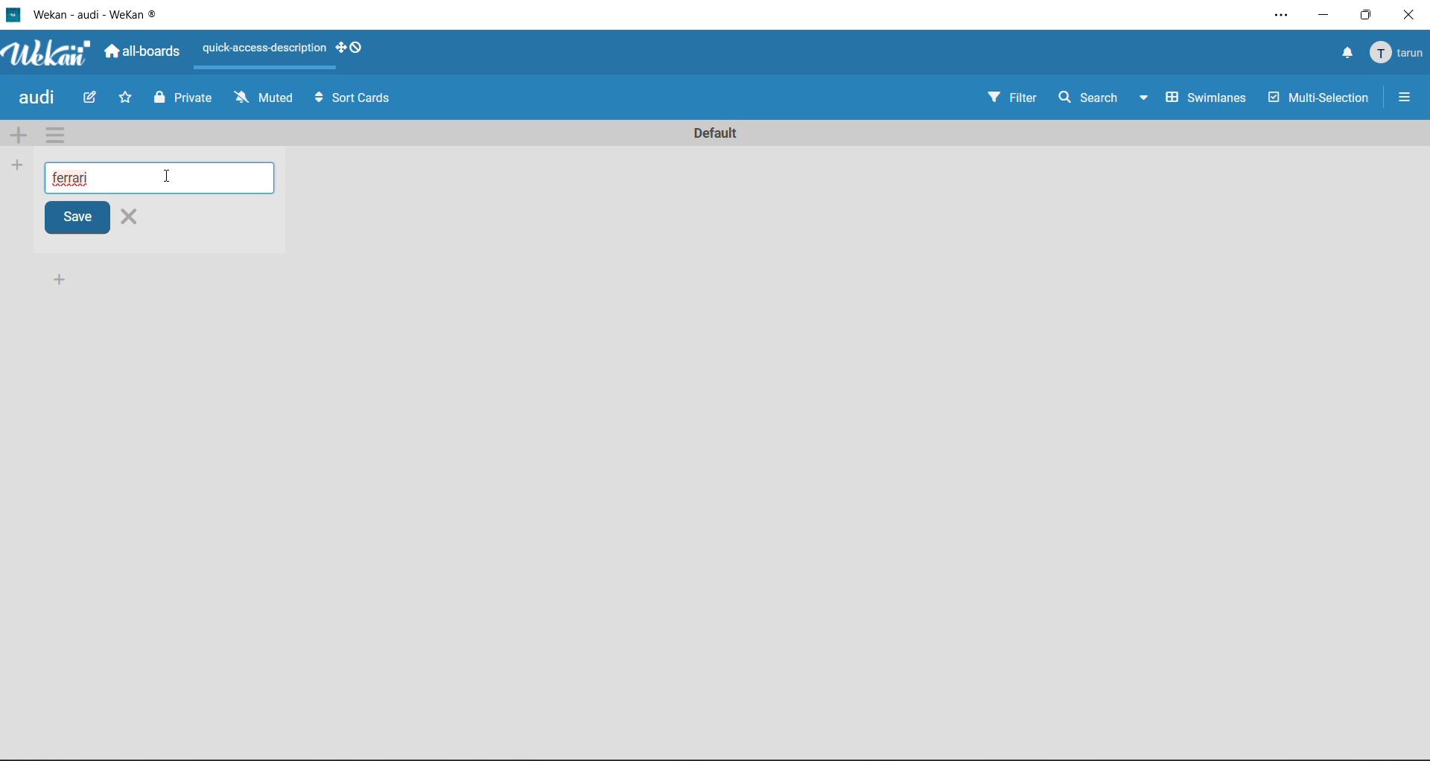 This screenshot has width=1430, height=761. Describe the element at coordinates (39, 98) in the screenshot. I see `audi` at that location.